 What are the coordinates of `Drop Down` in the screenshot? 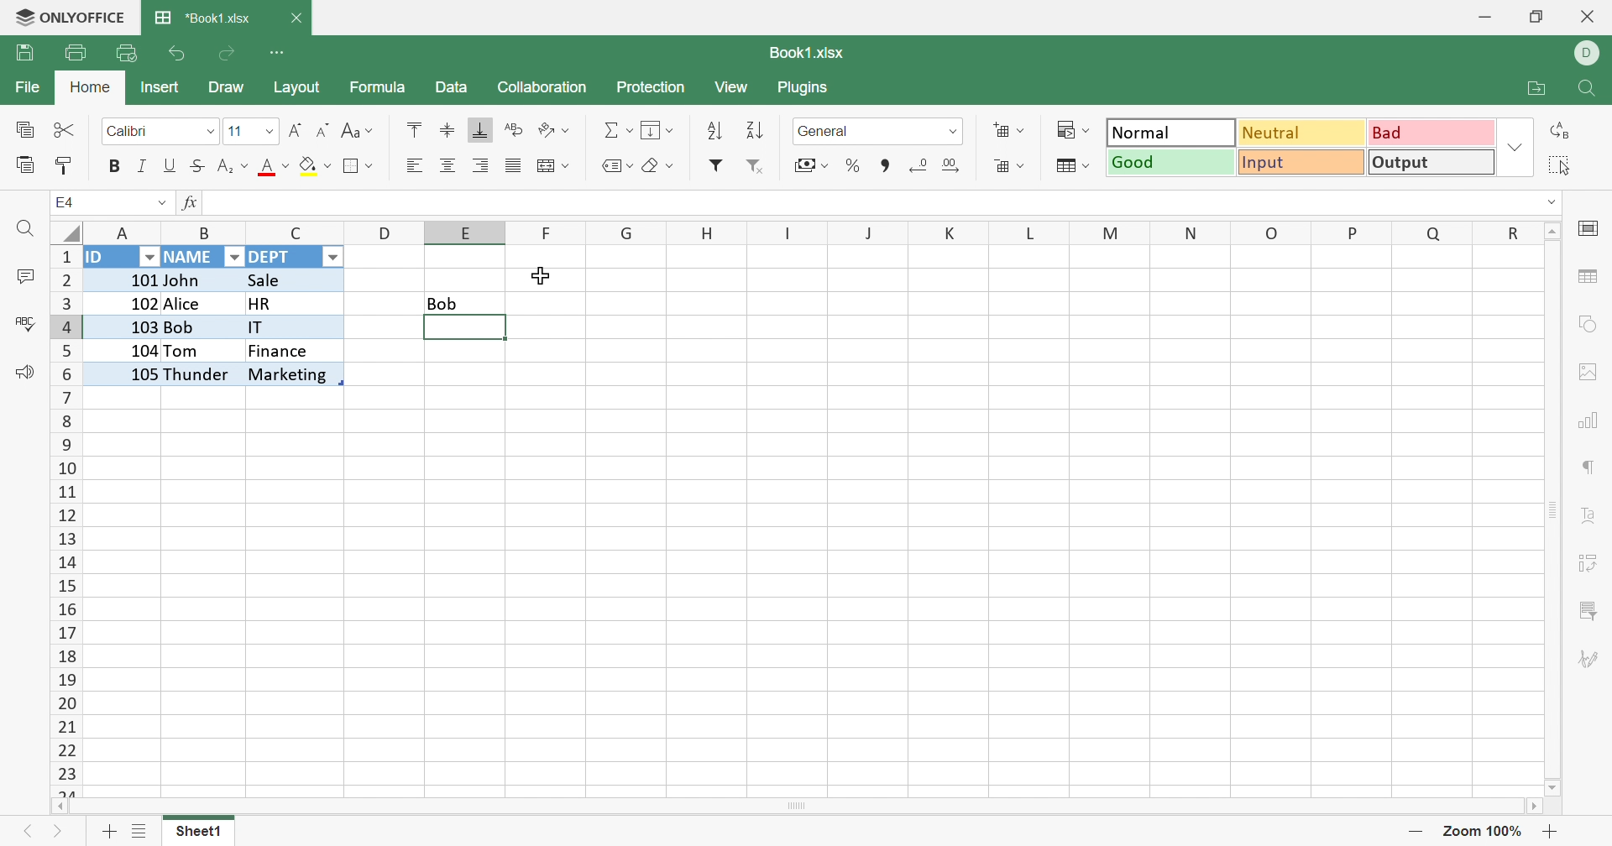 It's located at (210, 128).